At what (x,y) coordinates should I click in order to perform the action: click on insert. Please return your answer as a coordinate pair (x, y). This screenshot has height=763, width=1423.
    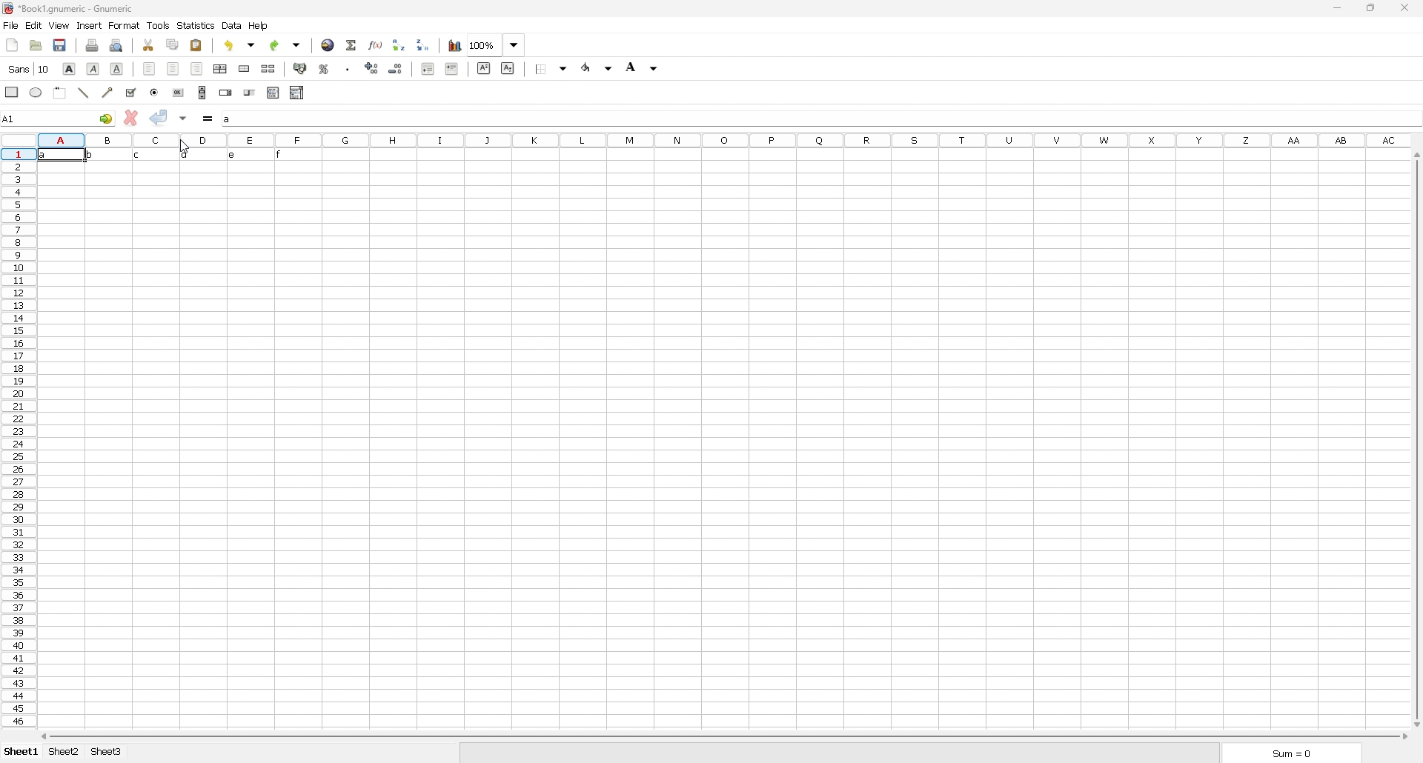
    Looking at the image, I should click on (89, 25).